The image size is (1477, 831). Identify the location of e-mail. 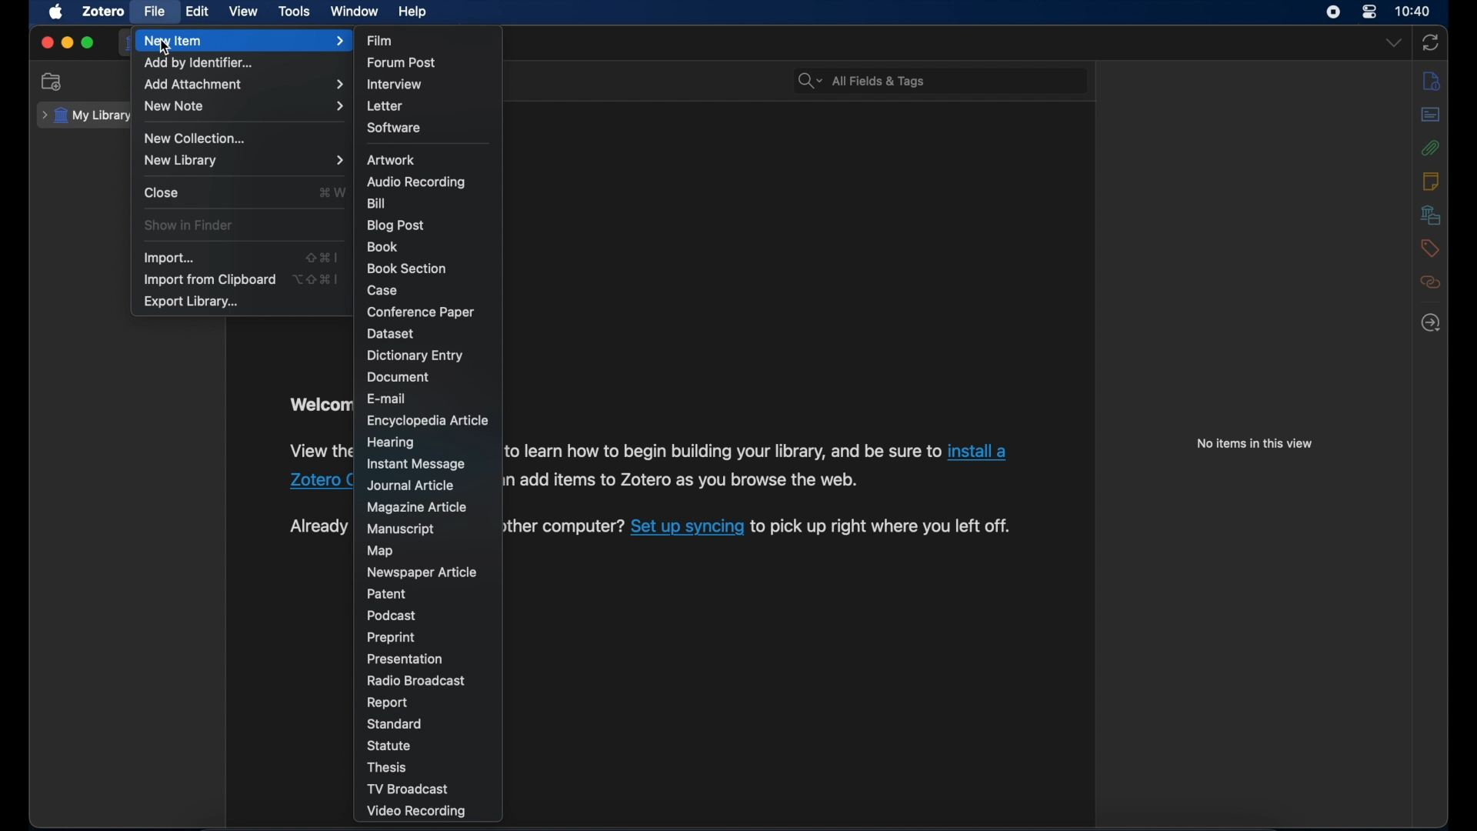
(388, 399).